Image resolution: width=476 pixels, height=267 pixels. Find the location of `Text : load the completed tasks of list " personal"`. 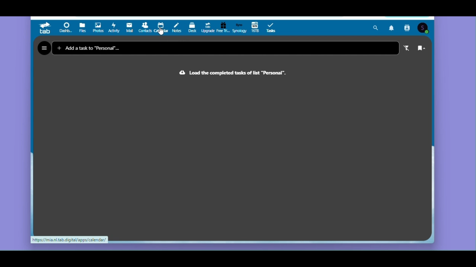

Text : load the completed tasks of list " personal" is located at coordinates (234, 75).